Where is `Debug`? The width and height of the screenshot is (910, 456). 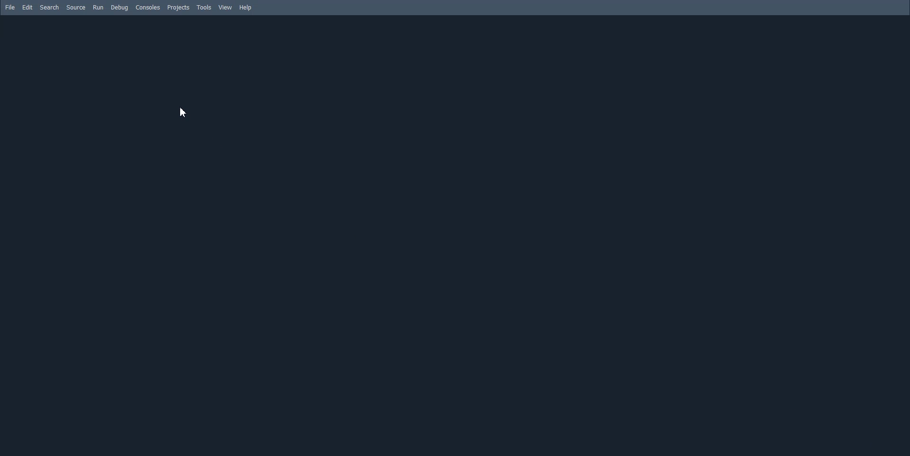 Debug is located at coordinates (118, 8).